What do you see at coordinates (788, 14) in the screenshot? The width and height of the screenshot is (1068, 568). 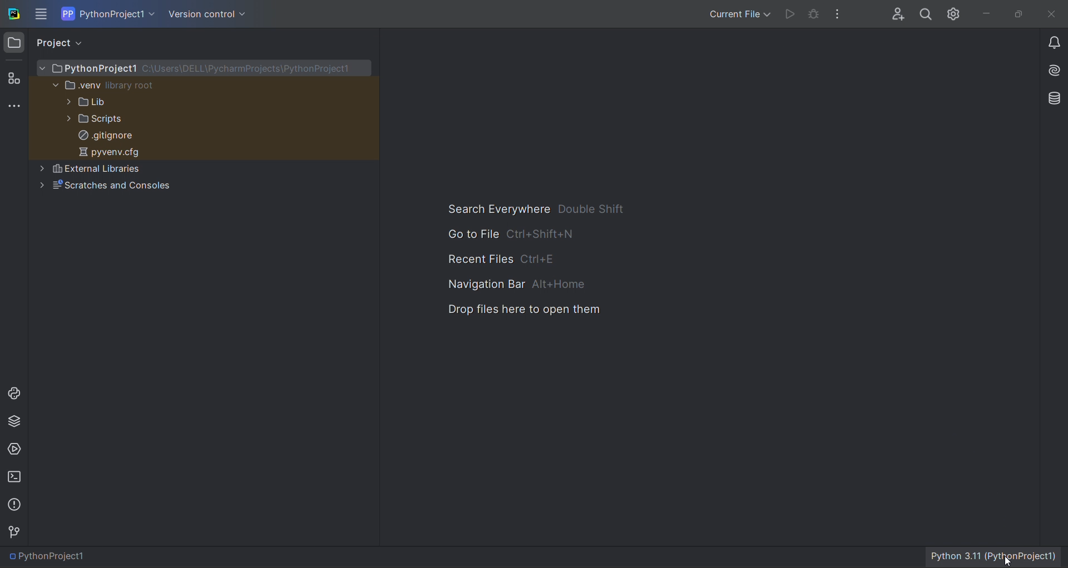 I see `run` at bounding box center [788, 14].